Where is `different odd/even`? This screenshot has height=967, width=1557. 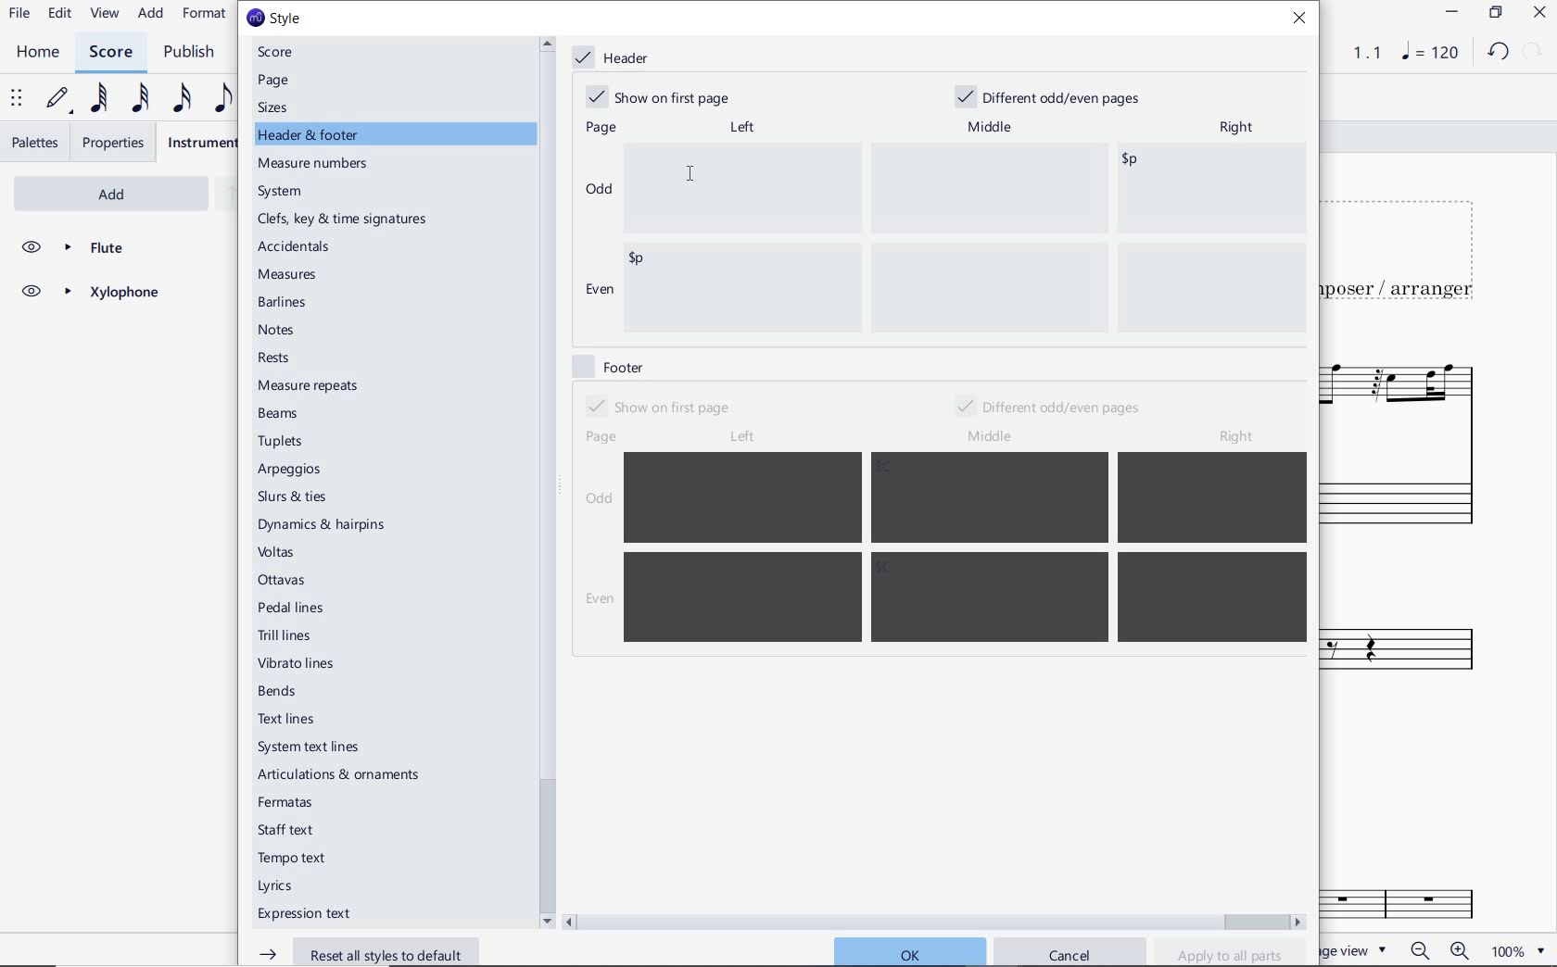 different odd/even is located at coordinates (1050, 408).